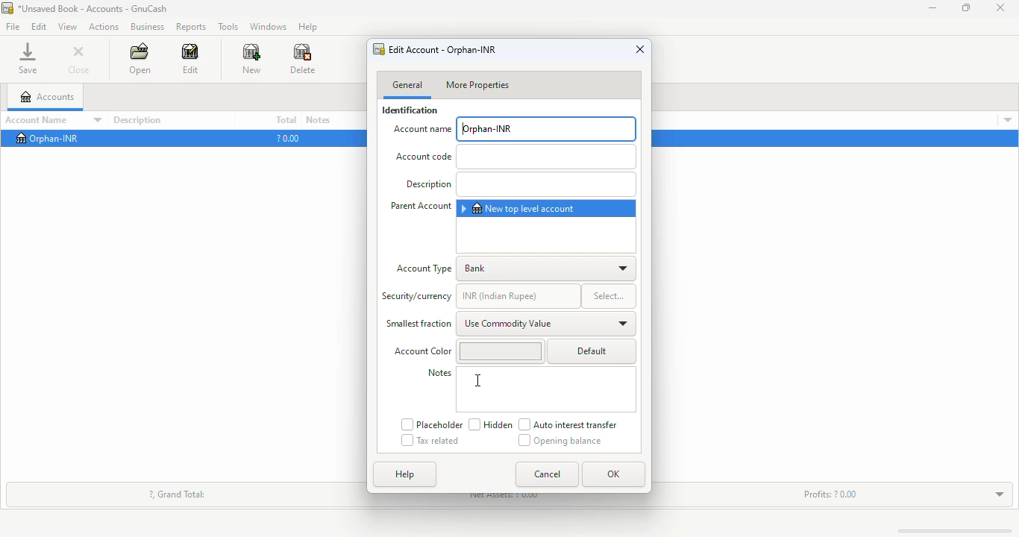 The image size is (1019, 537). I want to click on account name, so click(421, 131).